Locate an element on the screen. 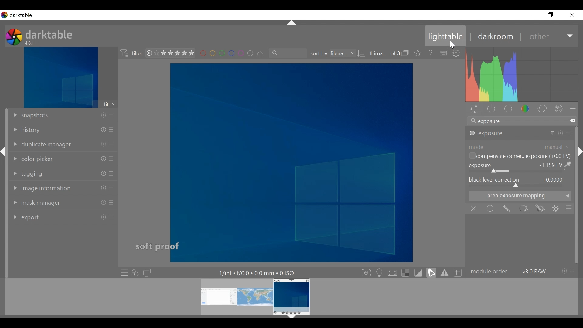 The width and height of the screenshot is (583, 328). close is located at coordinates (571, 15).